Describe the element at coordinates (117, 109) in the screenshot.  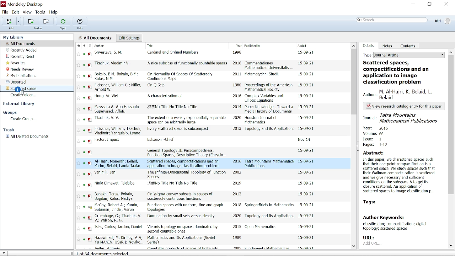
I see `authors` at that location.